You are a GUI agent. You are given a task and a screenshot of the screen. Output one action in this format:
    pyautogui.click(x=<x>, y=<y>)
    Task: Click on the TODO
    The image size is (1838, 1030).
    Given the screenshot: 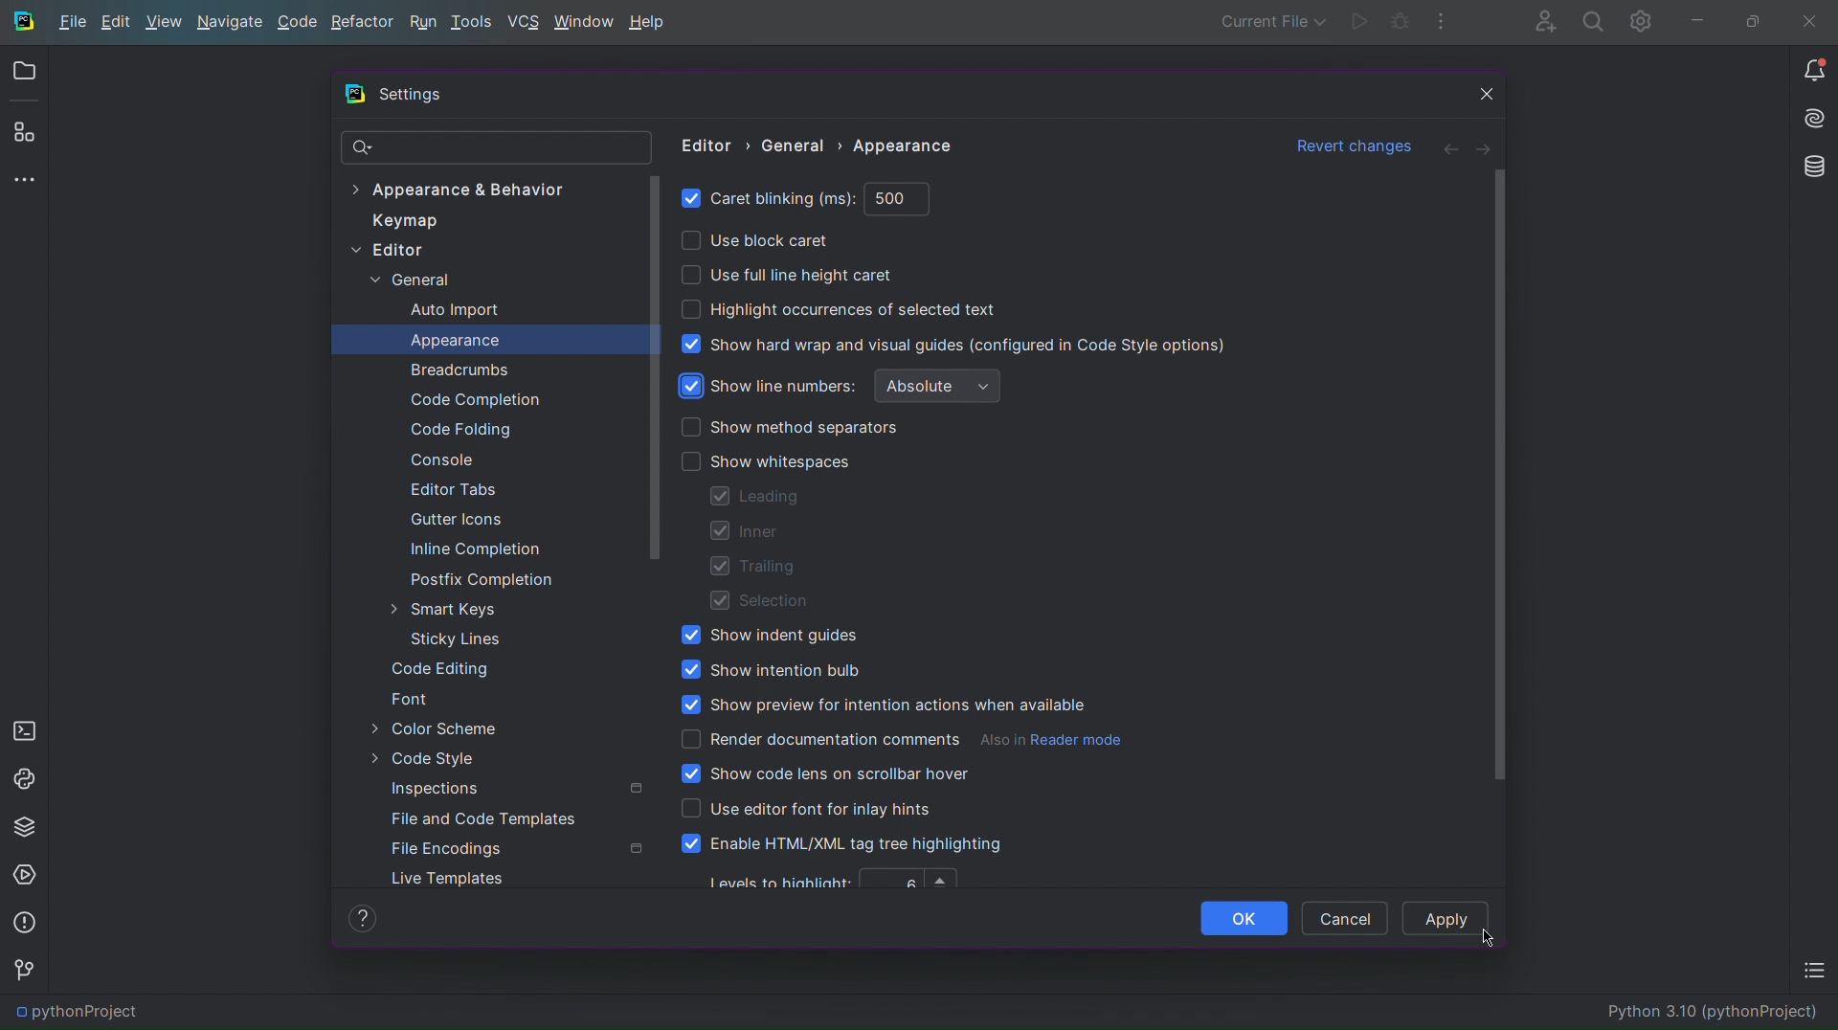 What is the action you would take?
    pyautogui.click(x=1813, y=974)
    